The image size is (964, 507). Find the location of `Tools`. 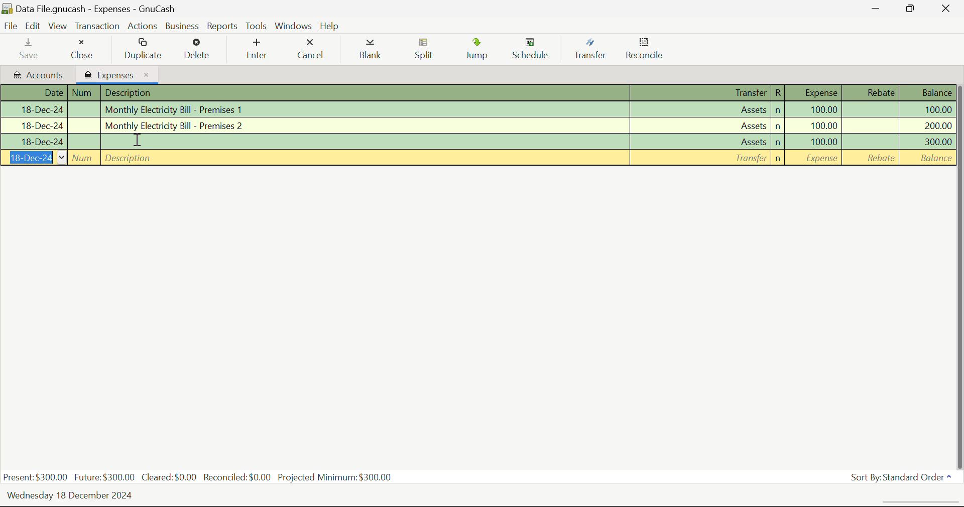

Tools is located at coordinates (256, 27).